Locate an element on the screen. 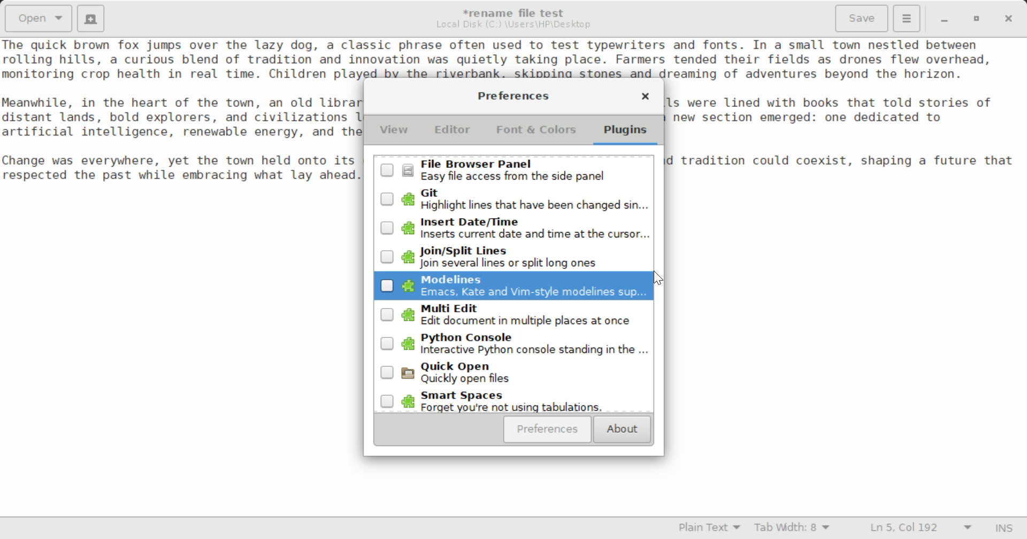 This screenshot has width=1027, height=539. Font & Colors Tab is located at coordinates (536, 134).